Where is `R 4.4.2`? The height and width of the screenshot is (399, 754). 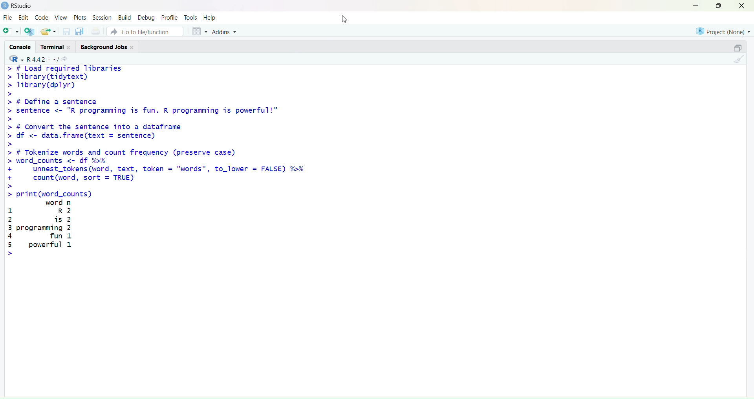
R 4.4.2 is located at coordinates (33, 59).